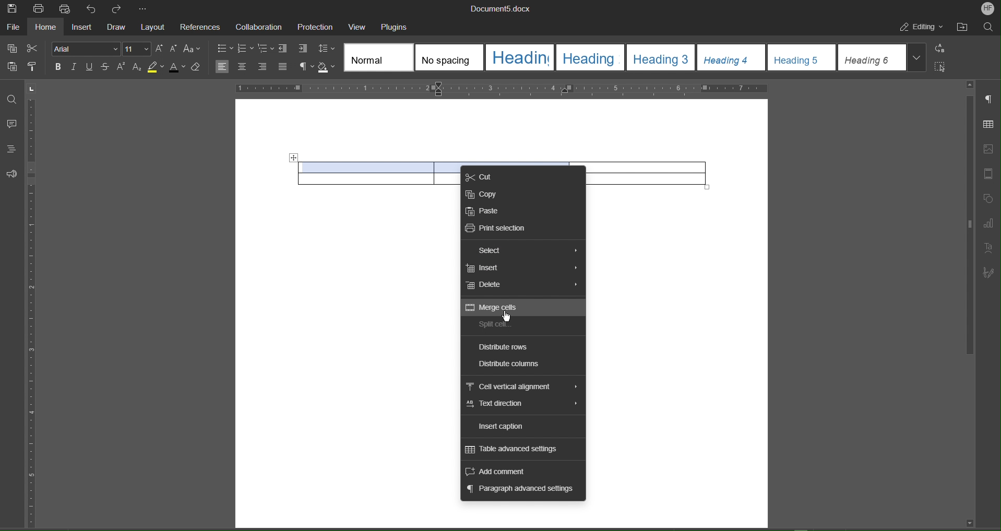 Image resolution: width=1001 pixels, height=531 pixels. I want to click on Select, so click(492, 250).